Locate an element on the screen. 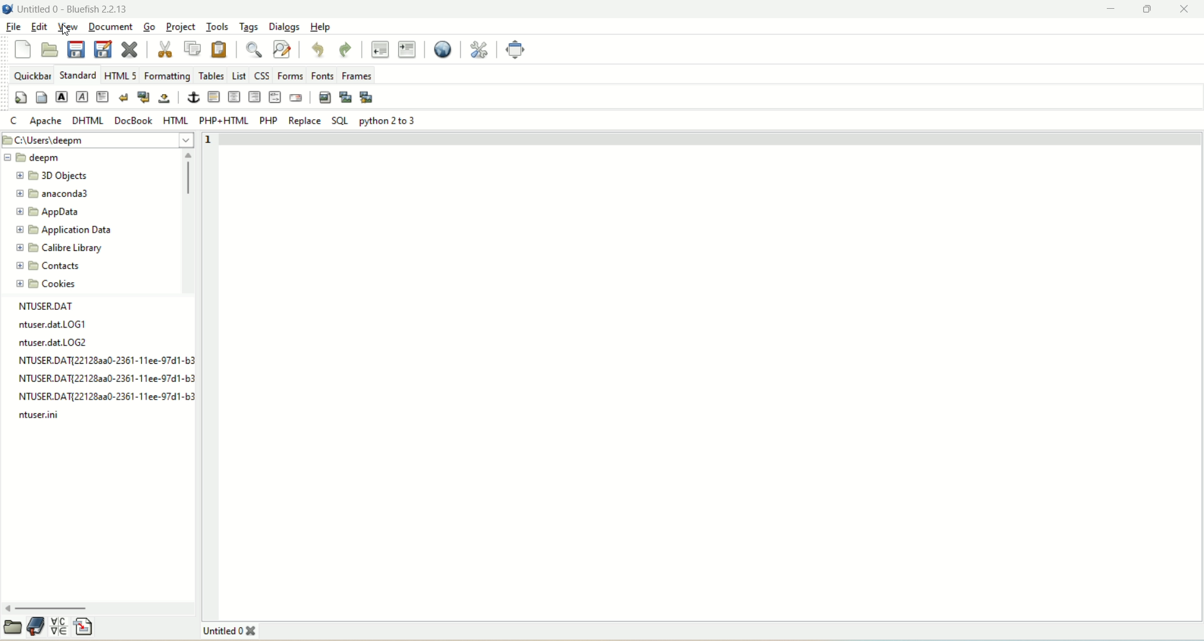 The width and height of the screenshot is (1204, 641). documentation is located at coordinates (37, 628).